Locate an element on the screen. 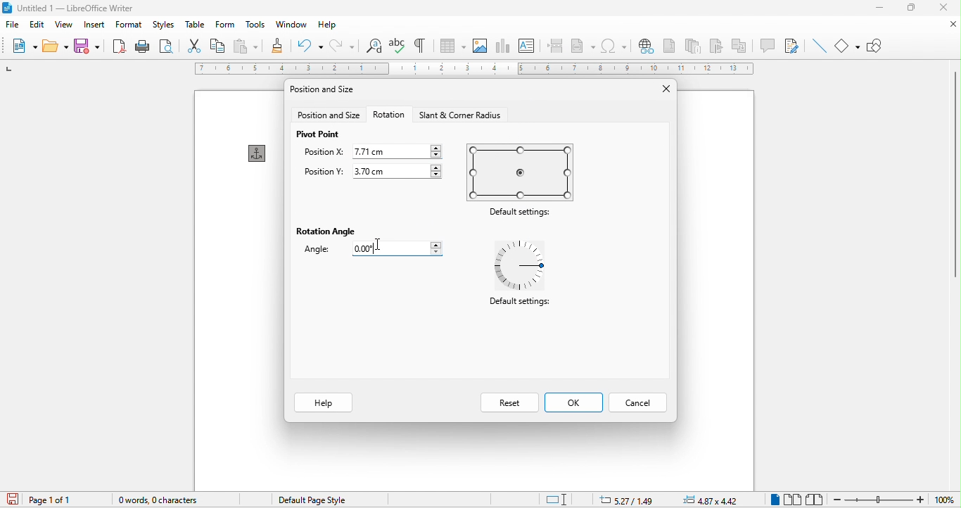 Image resolution: width=961 pixels, height=508 pixels. untitied | — Libreoffice writer is located at coordinates (87, 8).